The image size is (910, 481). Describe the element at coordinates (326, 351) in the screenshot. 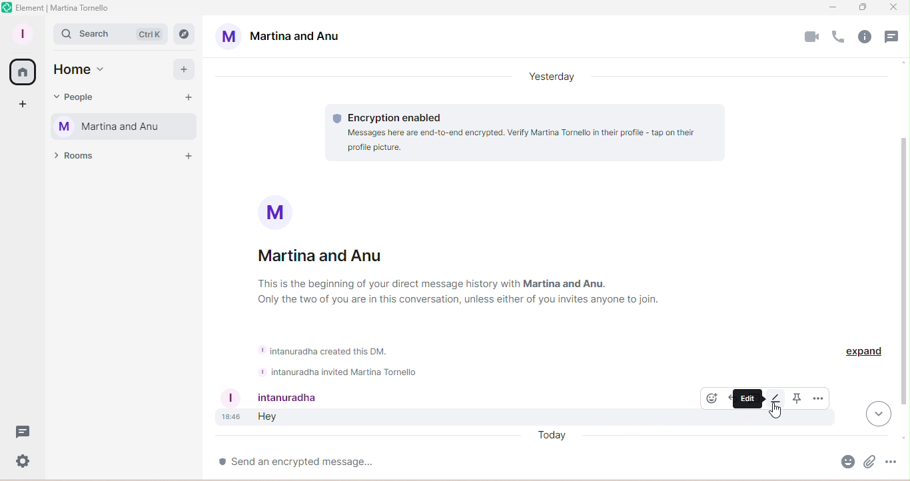

I see `intanuradha created this DM.` at that location.